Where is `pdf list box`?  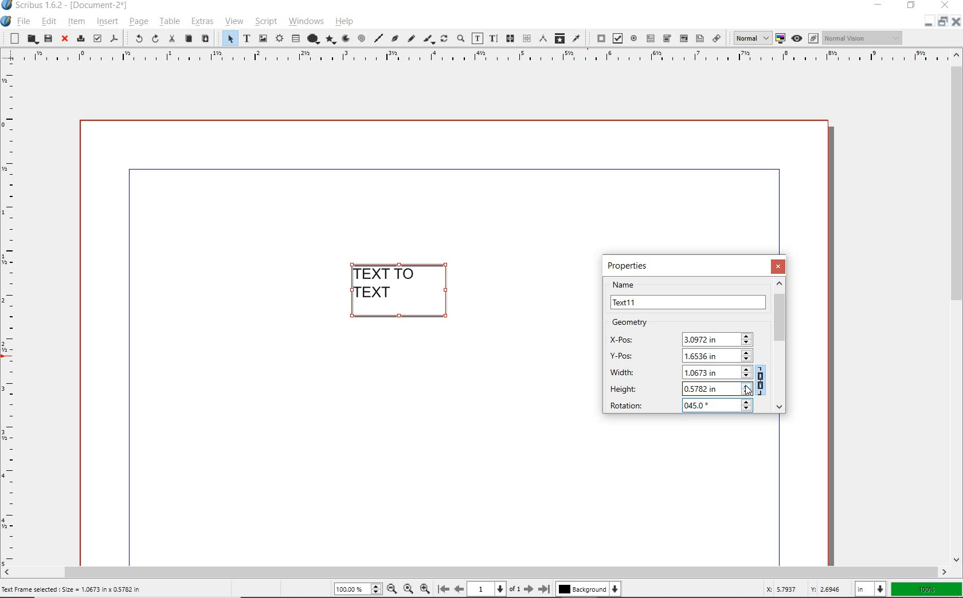
pdf list box is located at coordinates (699, 39).